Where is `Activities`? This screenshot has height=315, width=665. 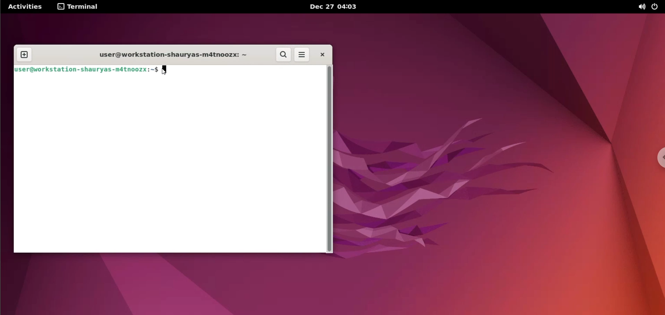 Activities is located at coordinates (24, 7).